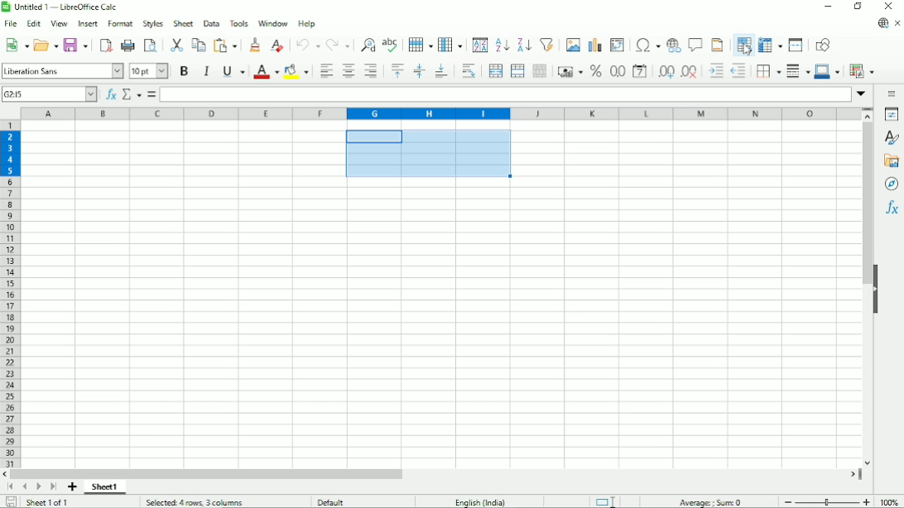 This screenshot has height=508, width=904. What do you see at coordinates (35, 23) in the screenshot?
I see `Edit` at bounding box center [35, 23].